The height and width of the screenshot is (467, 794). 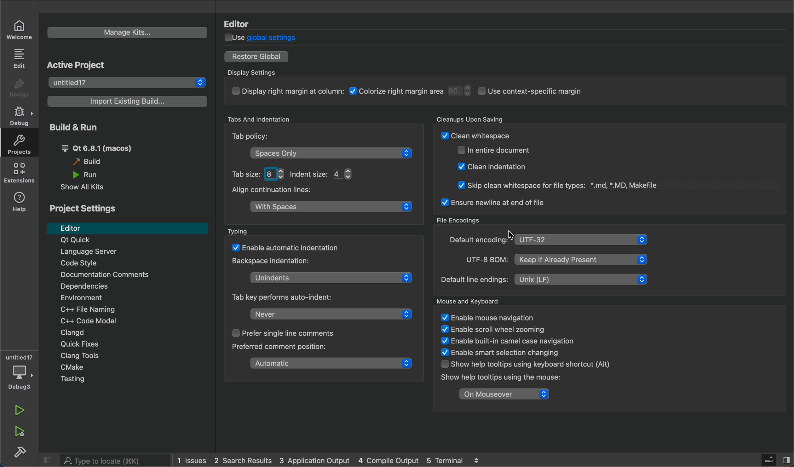 What do you see at coordinates (273, 263) in the screenshot?
I see `Backspace indentation` at bounding box center [273, 263].